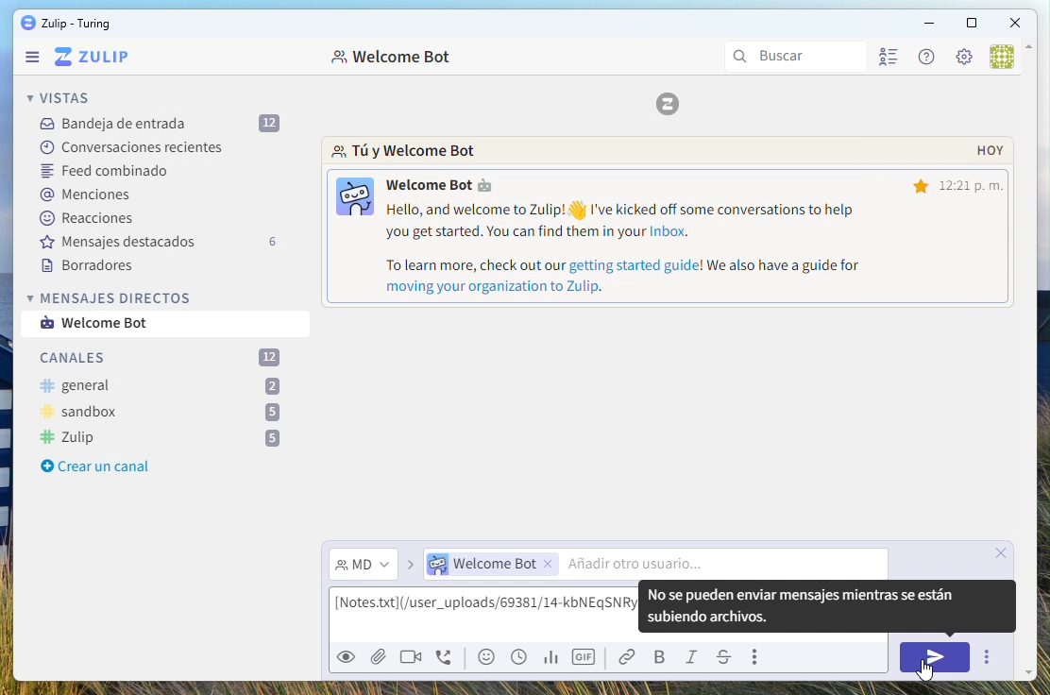  Describe the element at coordinates (377, 655) in the screenshot. I see `attachment` at that location.